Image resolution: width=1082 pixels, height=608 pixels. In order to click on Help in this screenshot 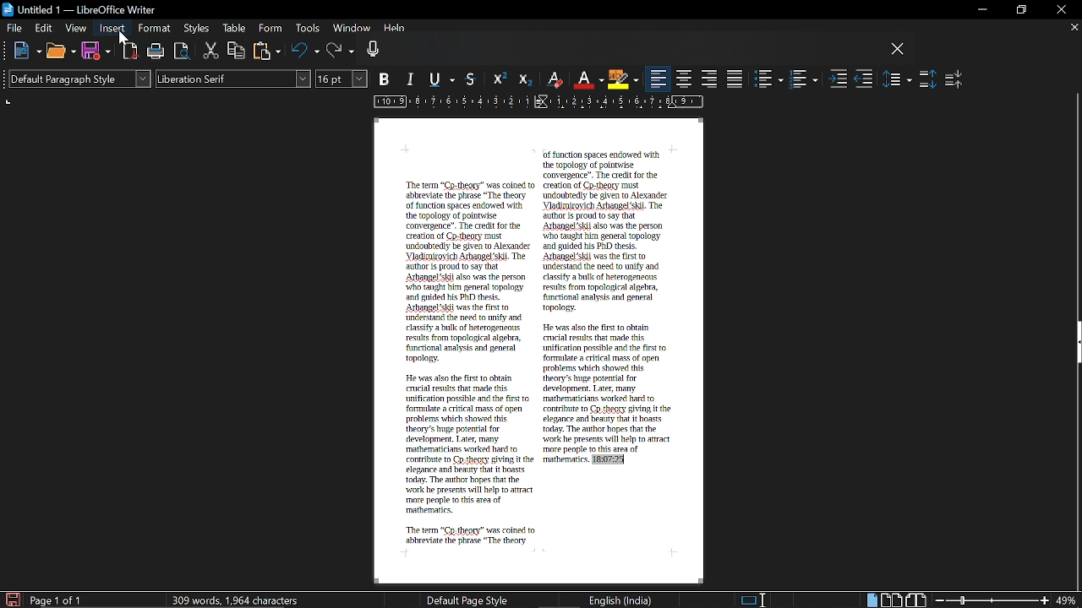, I will do `click(396, 30)`.